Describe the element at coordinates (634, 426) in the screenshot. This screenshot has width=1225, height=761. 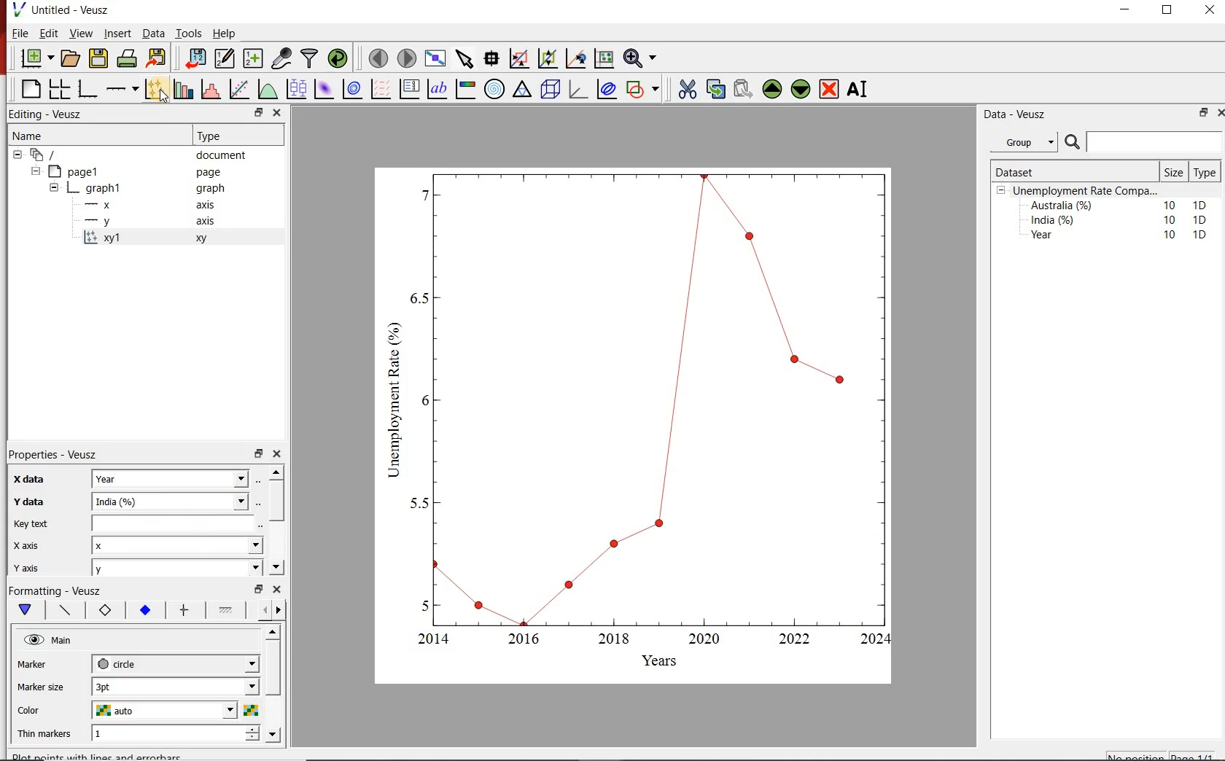
I see `graph chart` at that location.